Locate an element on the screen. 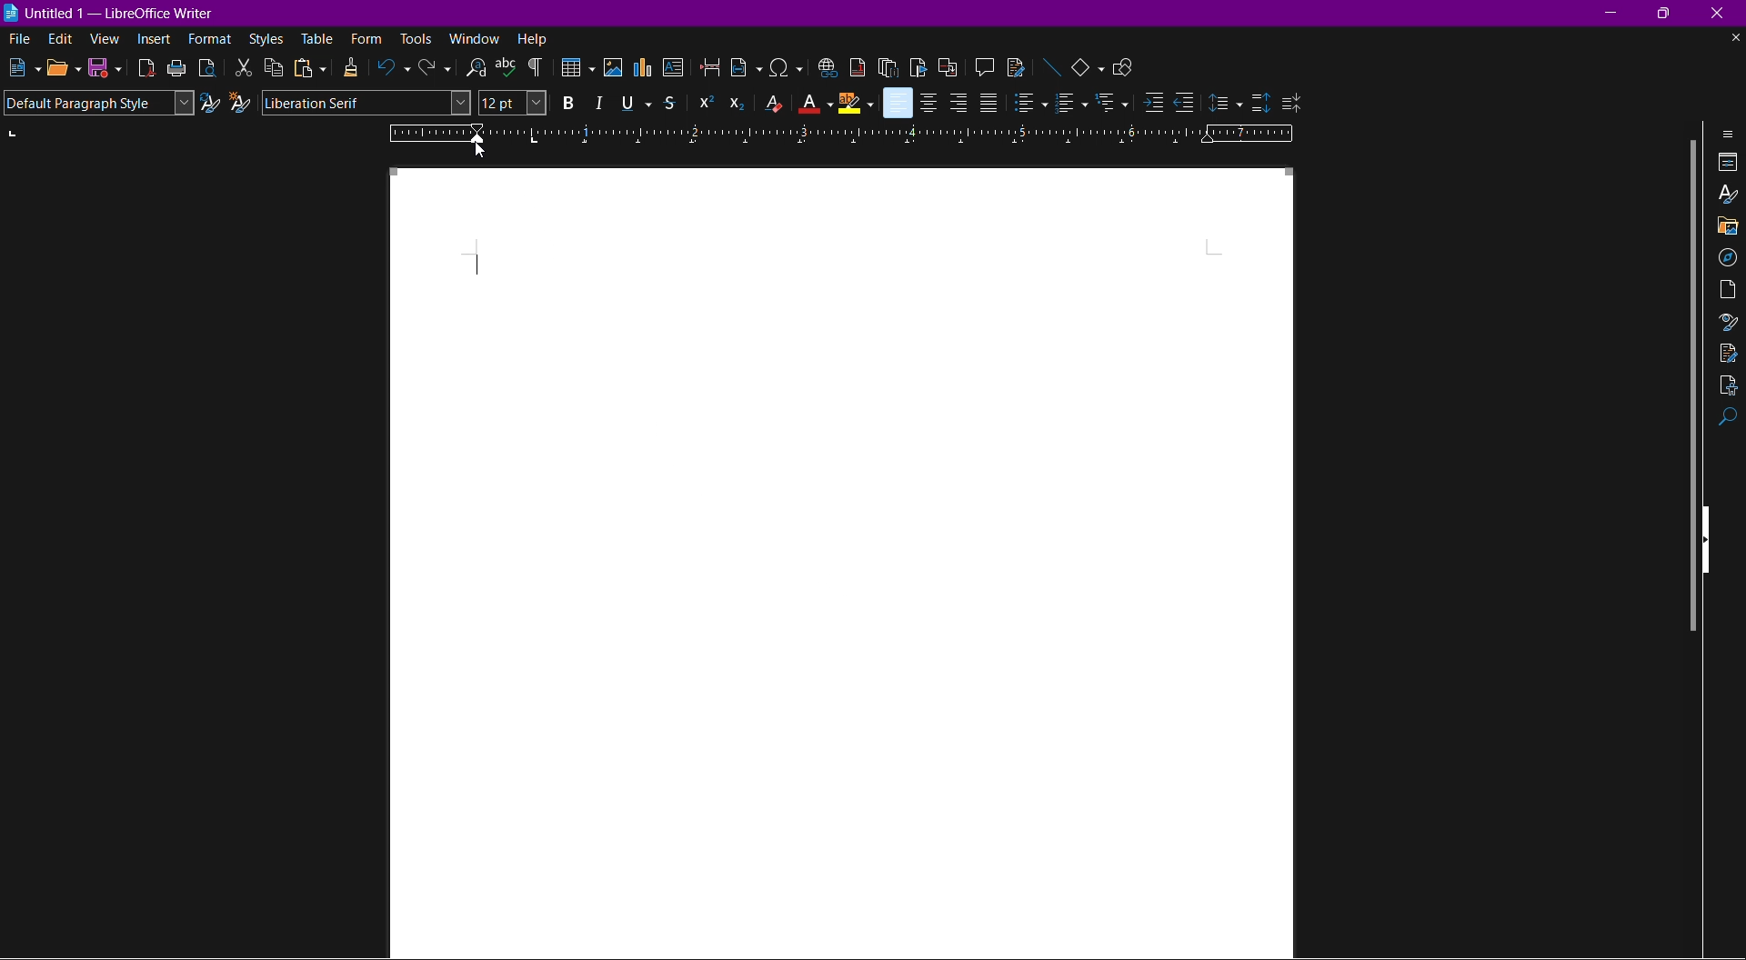  Show Draw functions is located at coordinates (1128, 65).